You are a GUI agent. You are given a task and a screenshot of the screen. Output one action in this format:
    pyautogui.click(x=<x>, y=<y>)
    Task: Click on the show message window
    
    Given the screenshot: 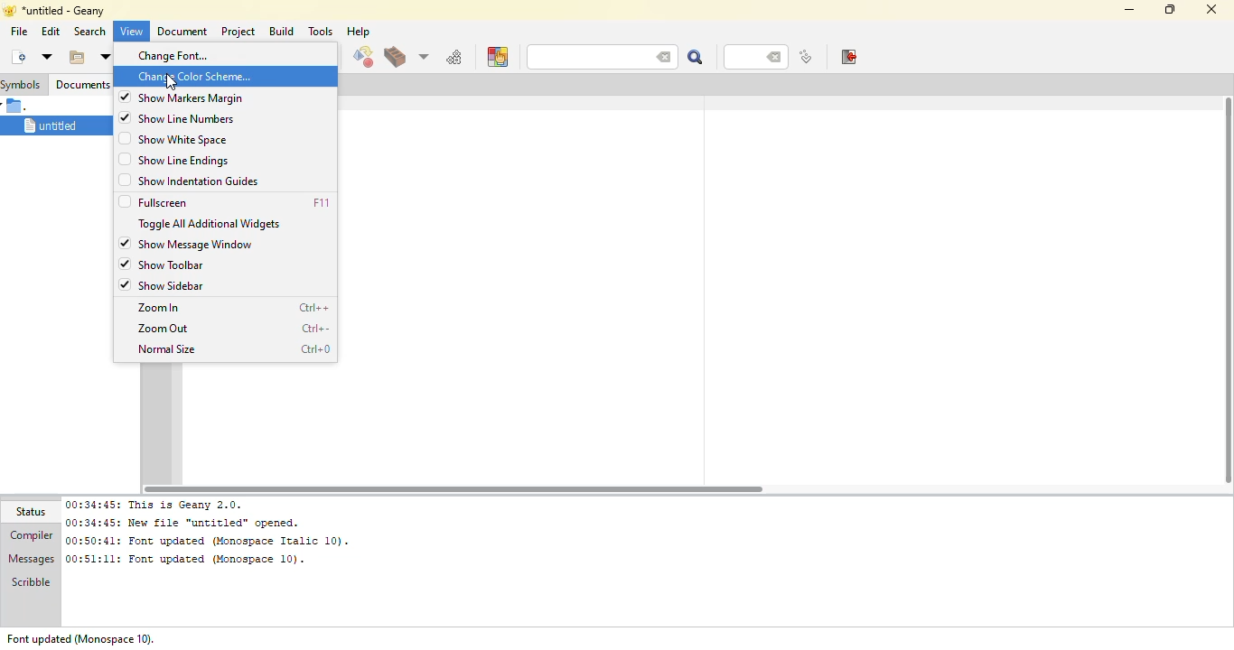 What is the action you would take?
    pyautogui.click(x=198, y=244)
    